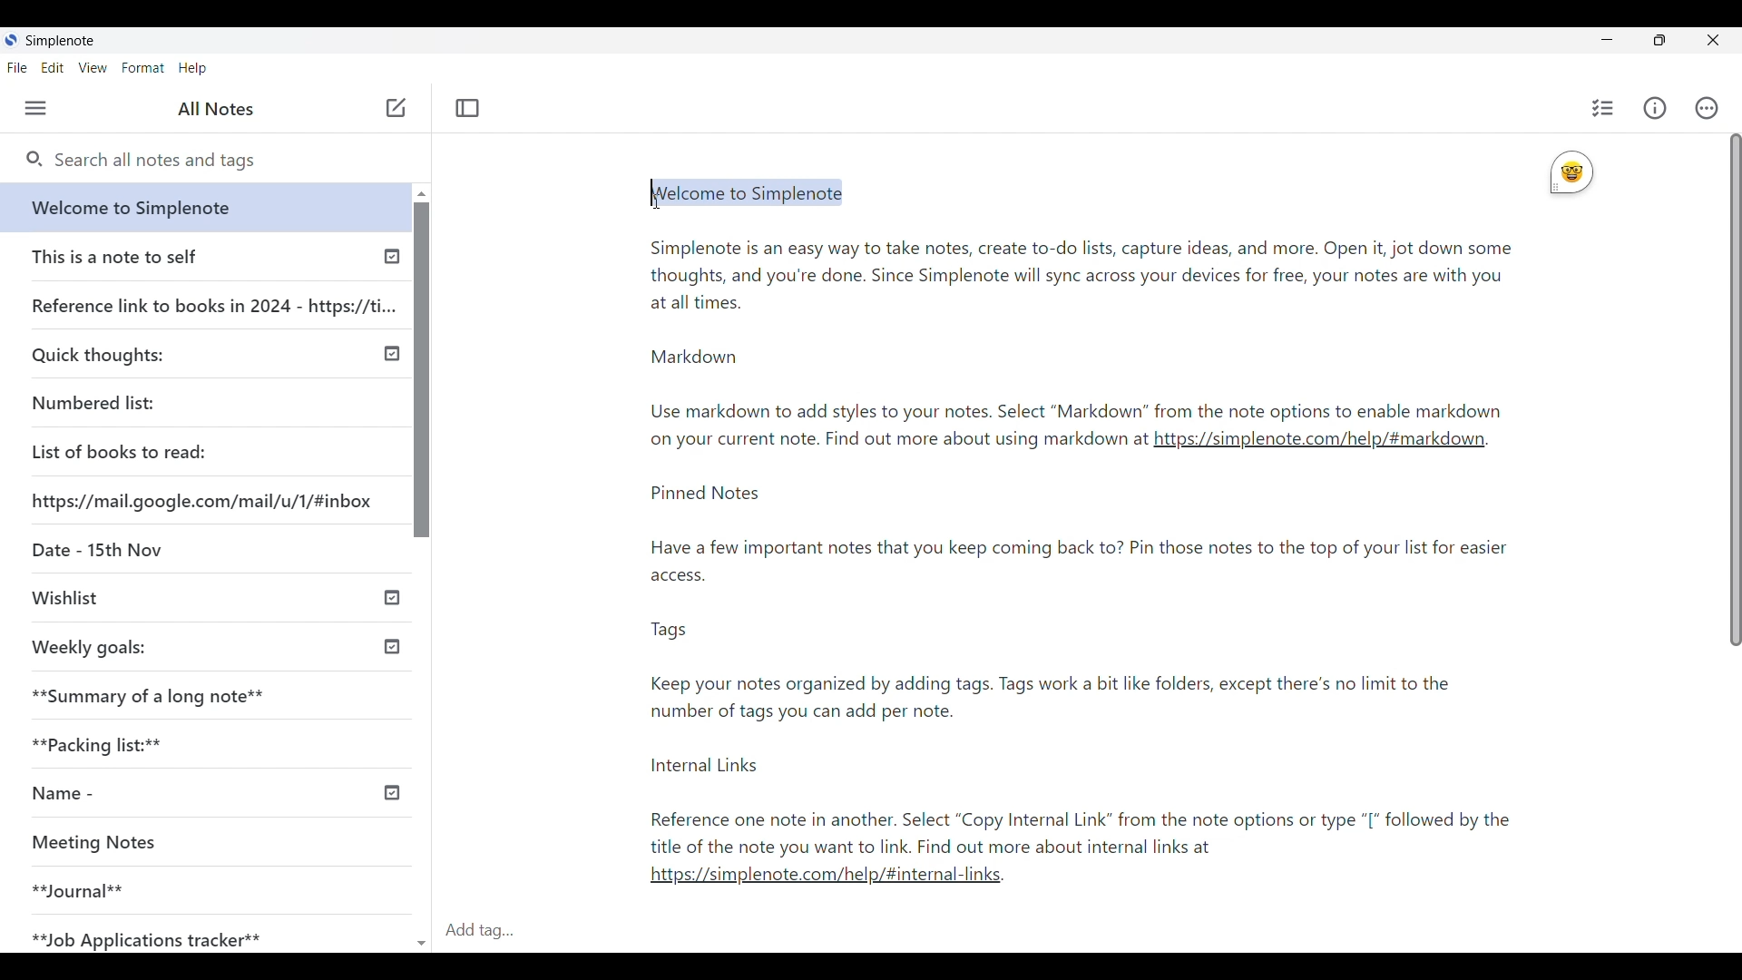 This screenshot has width=1742, height=980. Describe the element at coordinates (64, 595) in the screenshot. I see `Wishlist` at that location.